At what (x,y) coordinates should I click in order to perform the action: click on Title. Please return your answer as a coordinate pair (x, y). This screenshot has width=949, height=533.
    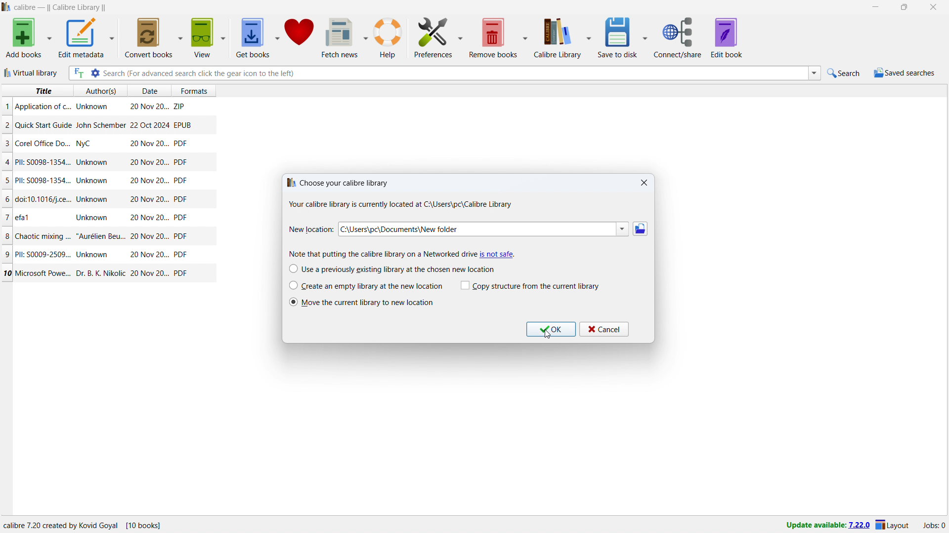
    Looking at the image, I should click on (42, 254).